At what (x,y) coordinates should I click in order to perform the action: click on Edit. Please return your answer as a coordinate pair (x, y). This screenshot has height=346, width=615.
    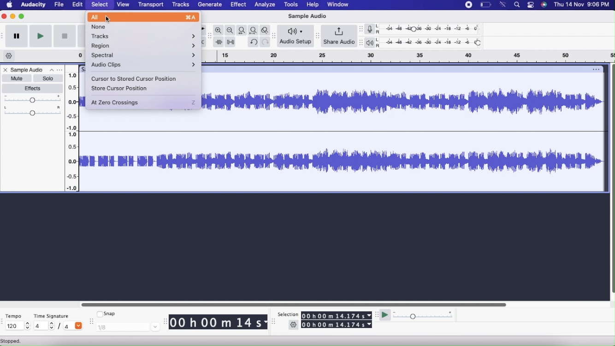
    Looking at the image, I should click on (77, 5).